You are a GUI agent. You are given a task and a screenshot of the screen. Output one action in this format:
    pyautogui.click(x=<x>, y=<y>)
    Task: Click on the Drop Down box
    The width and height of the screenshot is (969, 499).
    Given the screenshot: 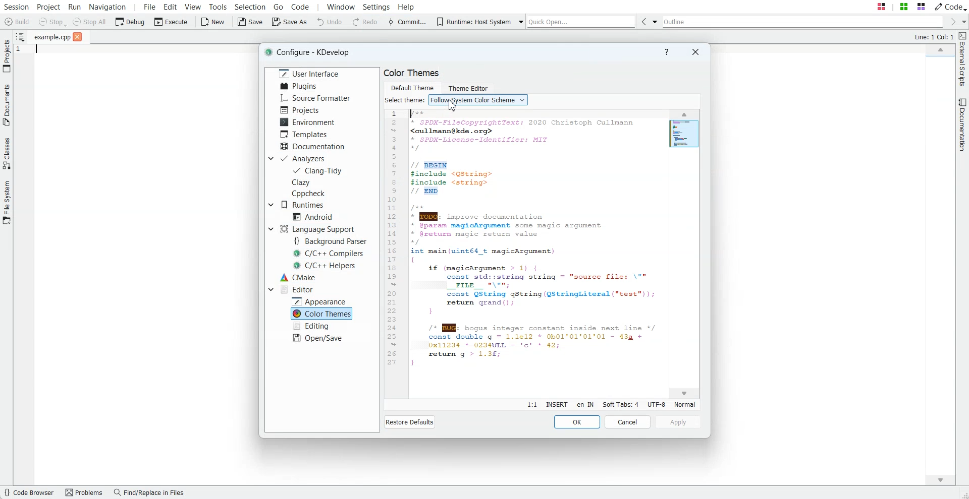 What is the action you would take?
    pyautogui.click(x=271, y=289)
    